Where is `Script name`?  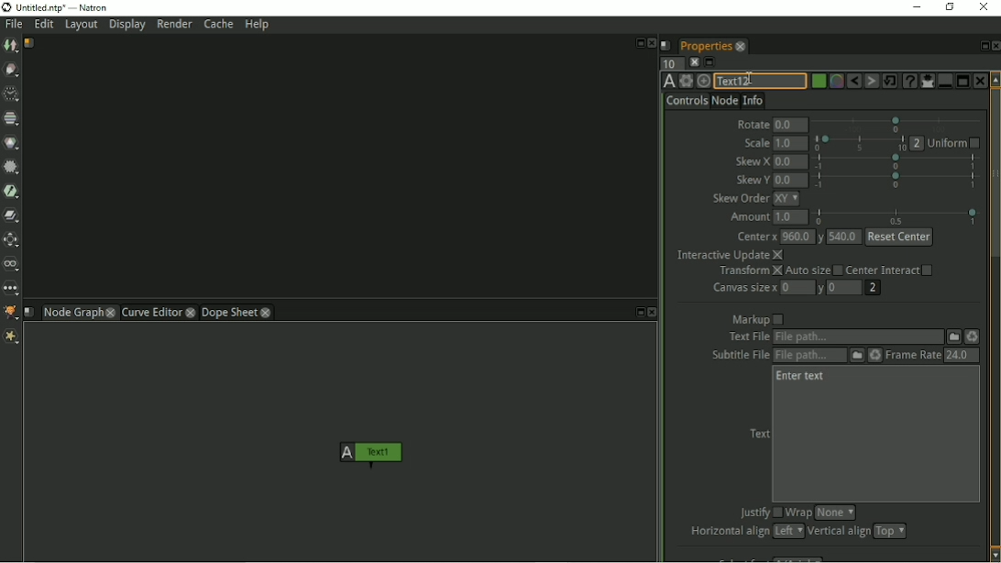
Script name is located at coordinates (30, 43).